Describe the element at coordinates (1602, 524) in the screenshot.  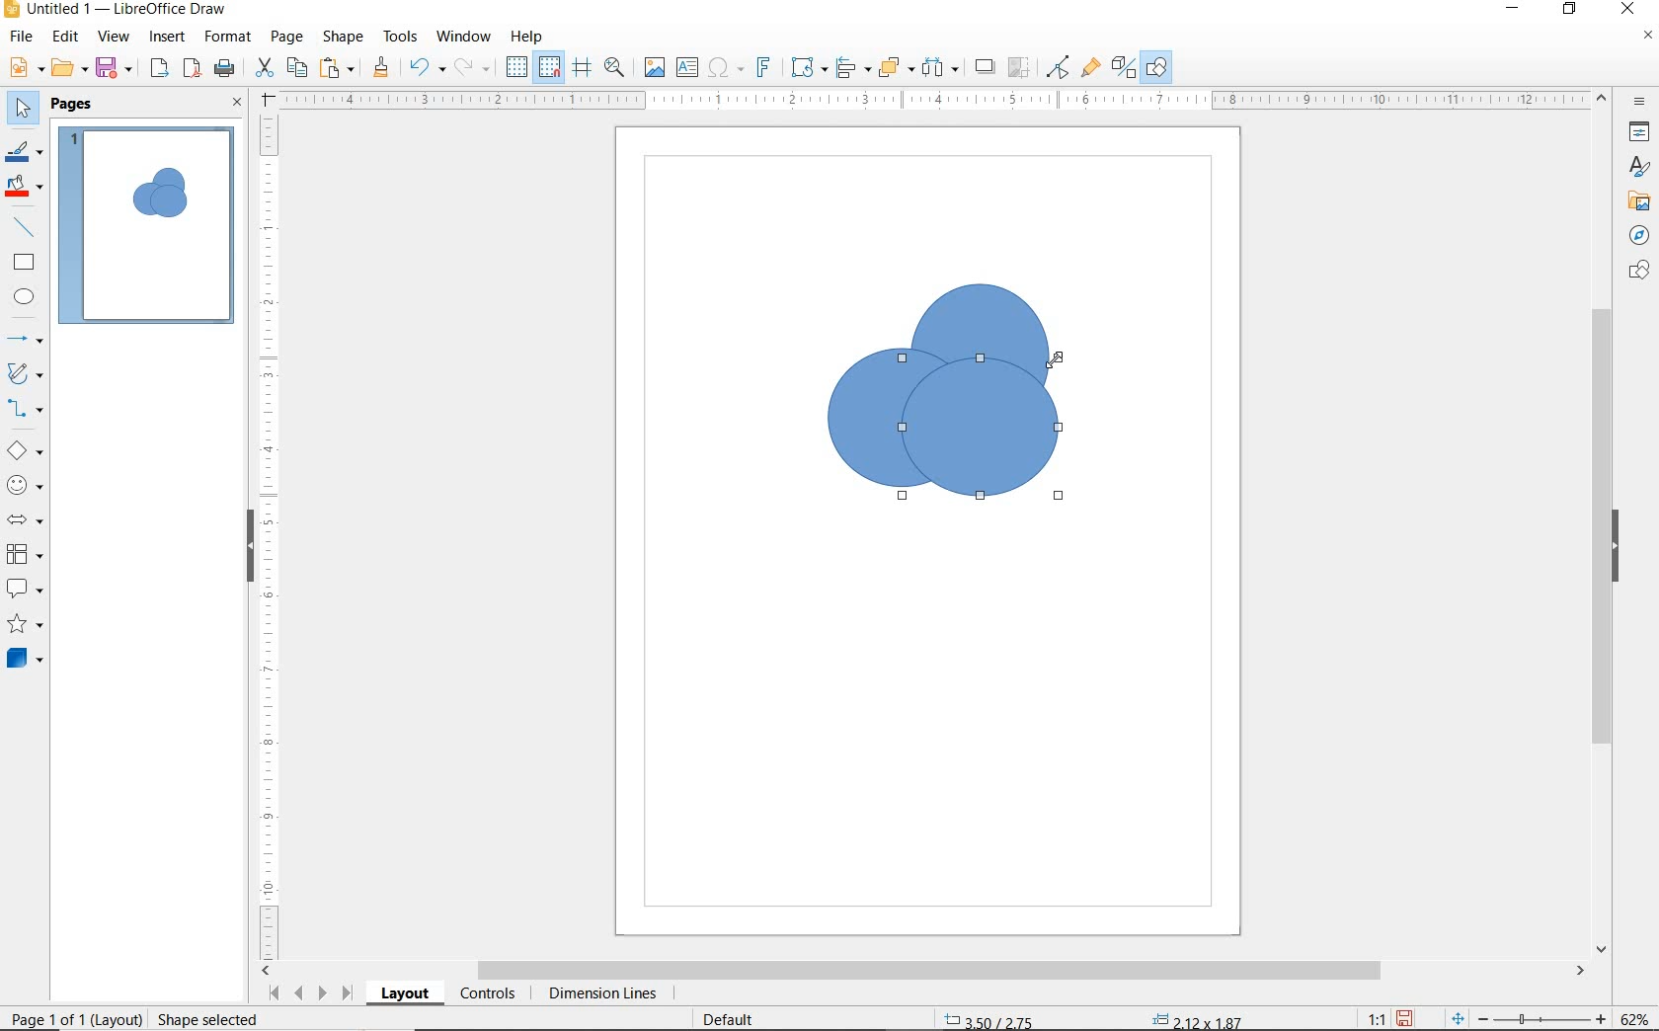
I see `SCROLLBAR` at that location.